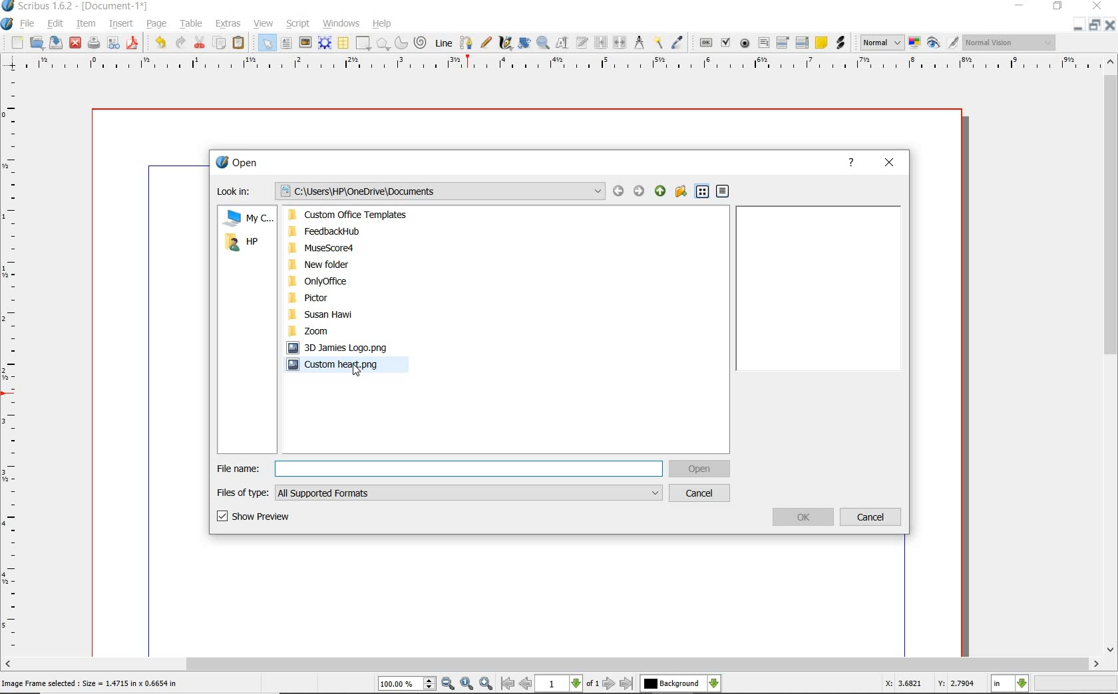  I want to click on cancel, so click(872, 518).